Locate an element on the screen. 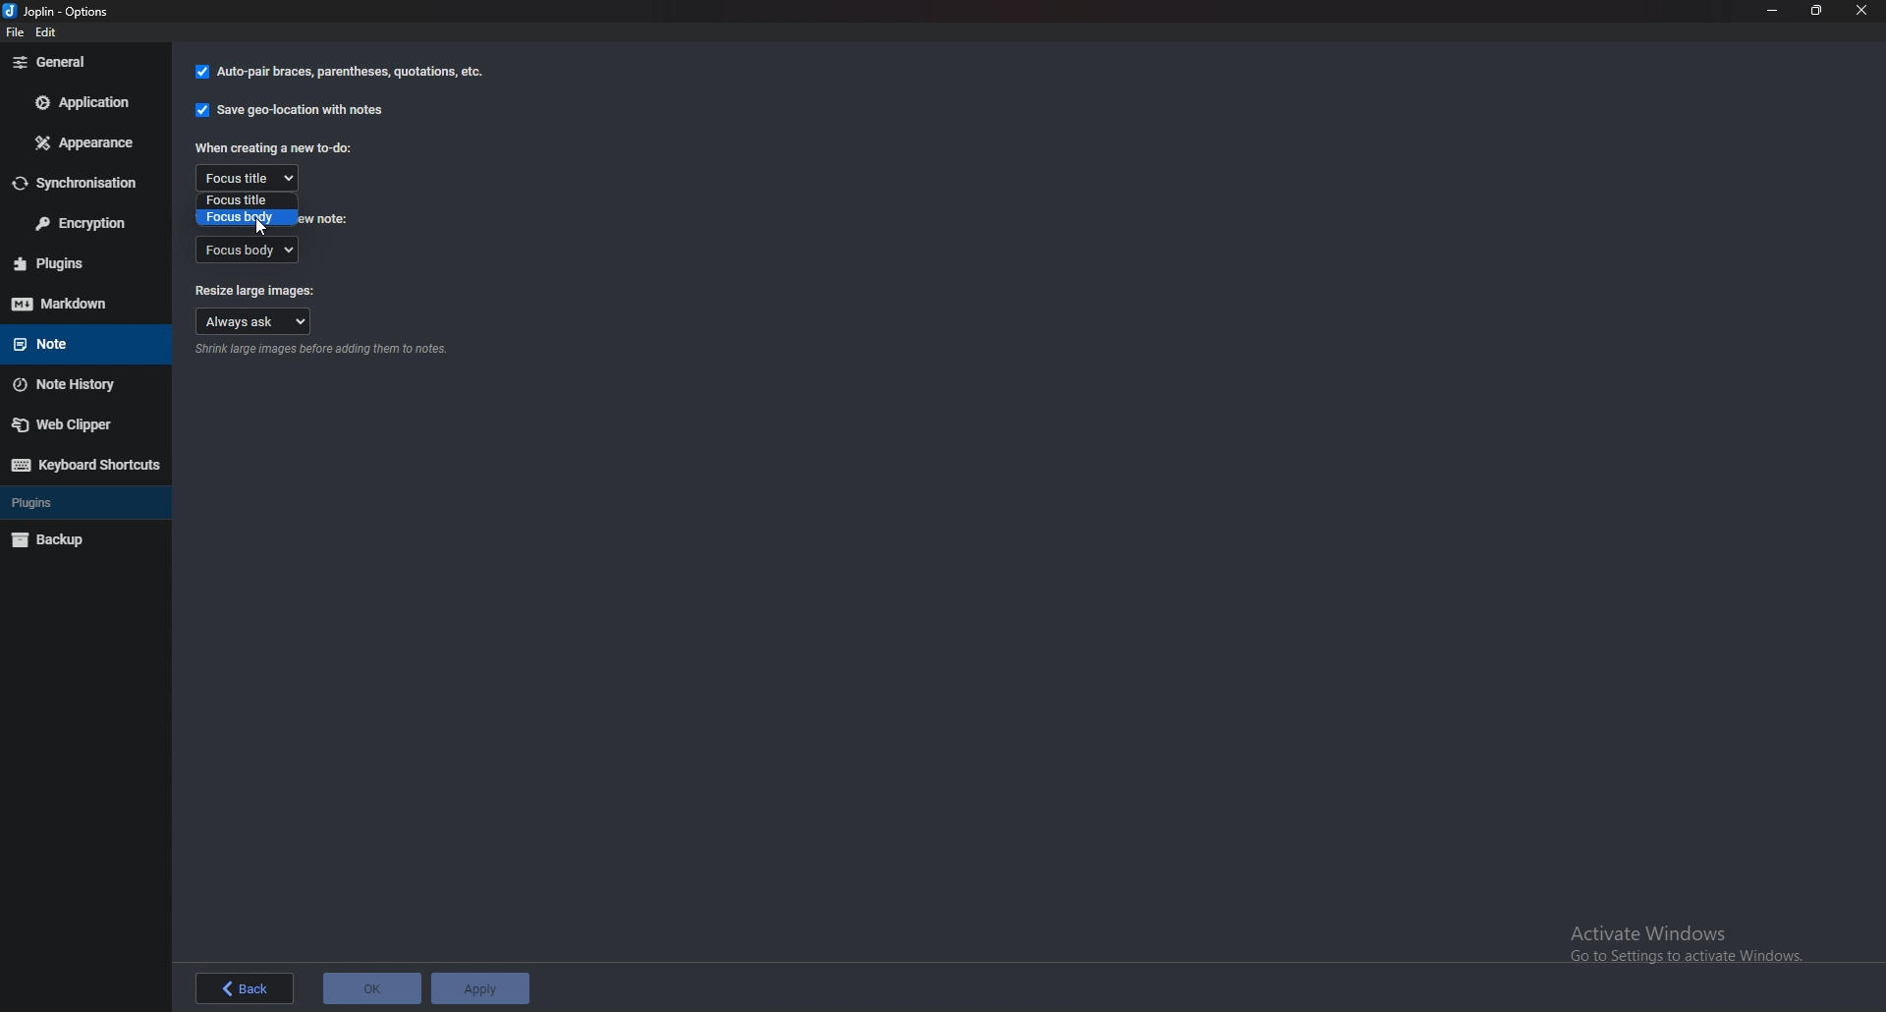 Image resolution: width=1886 pixels, height=1012 pixels. Always ask is located at coordinates (255, 322).